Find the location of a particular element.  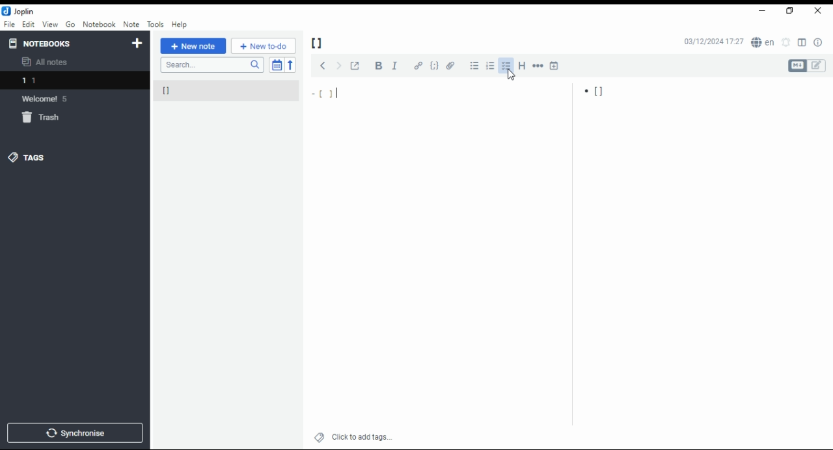

icon is located at coordinates (18, 10).